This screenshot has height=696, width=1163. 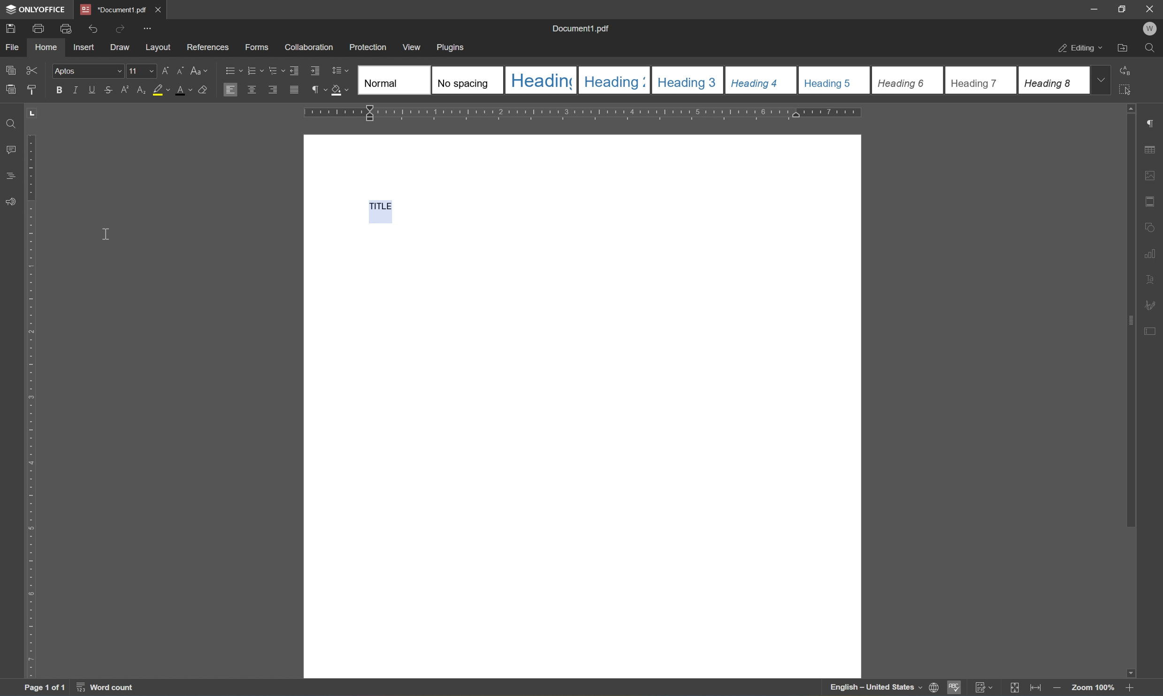 I want to click on find, so click(x=13, y=123).